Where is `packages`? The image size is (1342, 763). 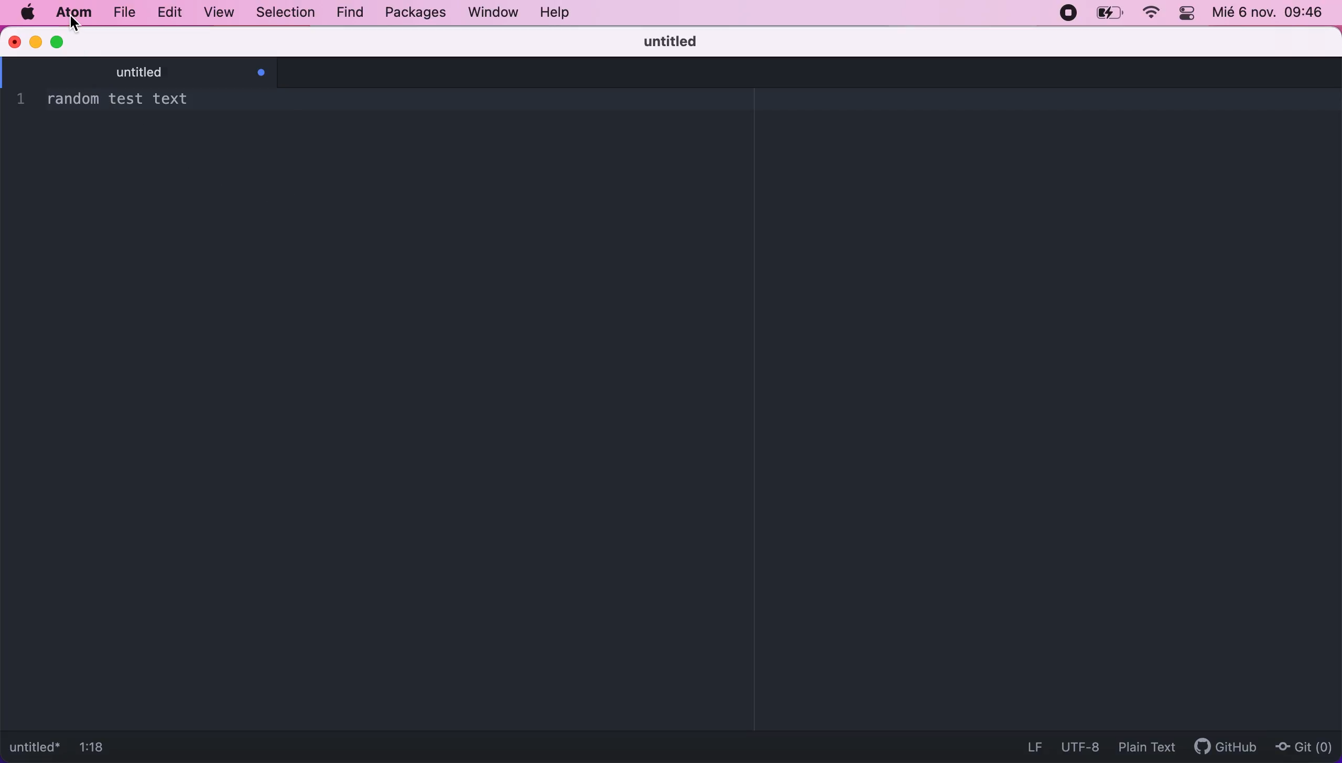
packages is located at coordinates (414, 15).